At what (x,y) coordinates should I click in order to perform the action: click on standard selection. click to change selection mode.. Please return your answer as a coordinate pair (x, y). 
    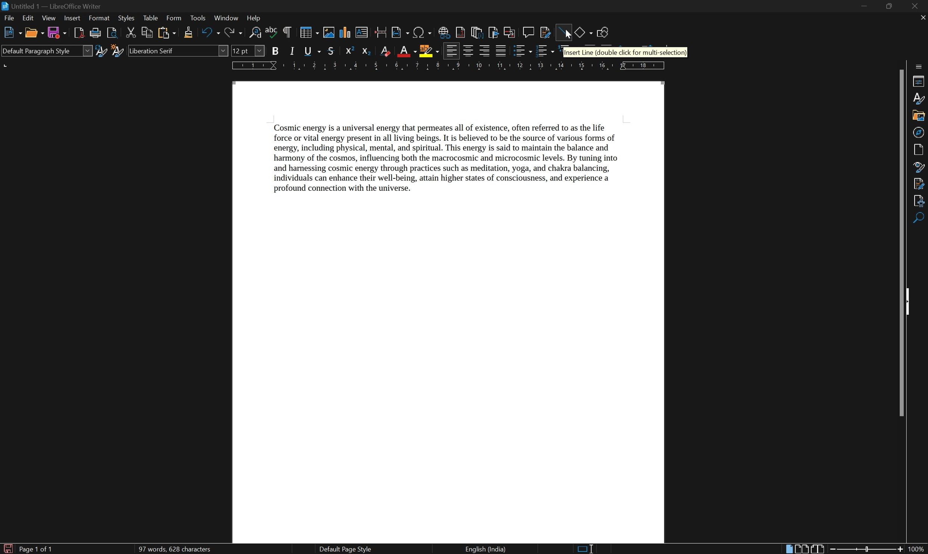
    Looking at the image, I should click on (586, 549).